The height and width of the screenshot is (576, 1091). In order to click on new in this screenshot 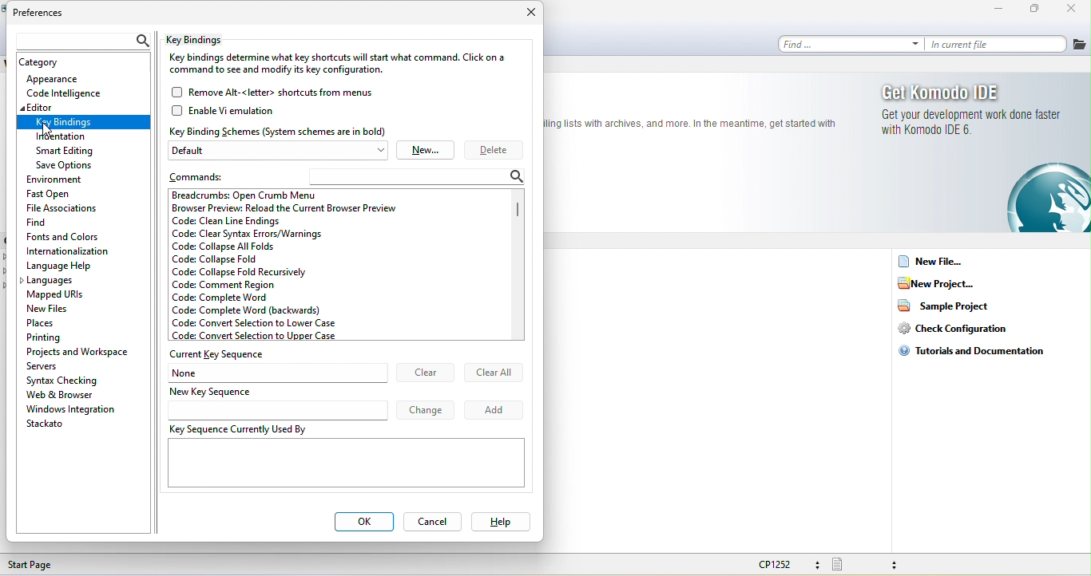, I will do `click(426, 150)`.